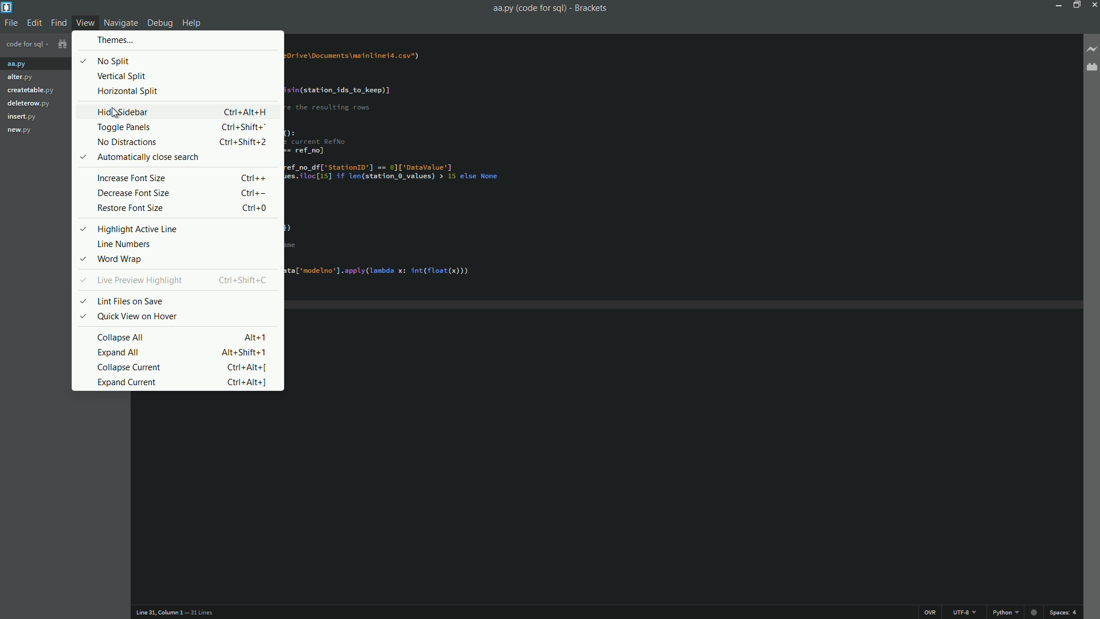 Image resolution: width=1100 pixels, height=619 pixels. I want to click on word wrap button, so click(122, 260).